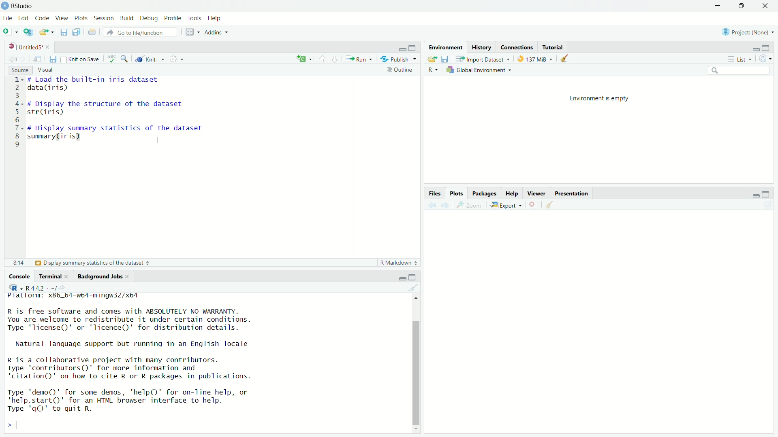  What do you see at coordinates (599, 99) in the screenshot?
I see `Environment is empty` at bounding box center [599, 99].